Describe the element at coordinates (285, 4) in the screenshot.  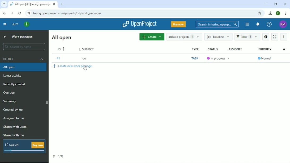
I see `Close` at that location.